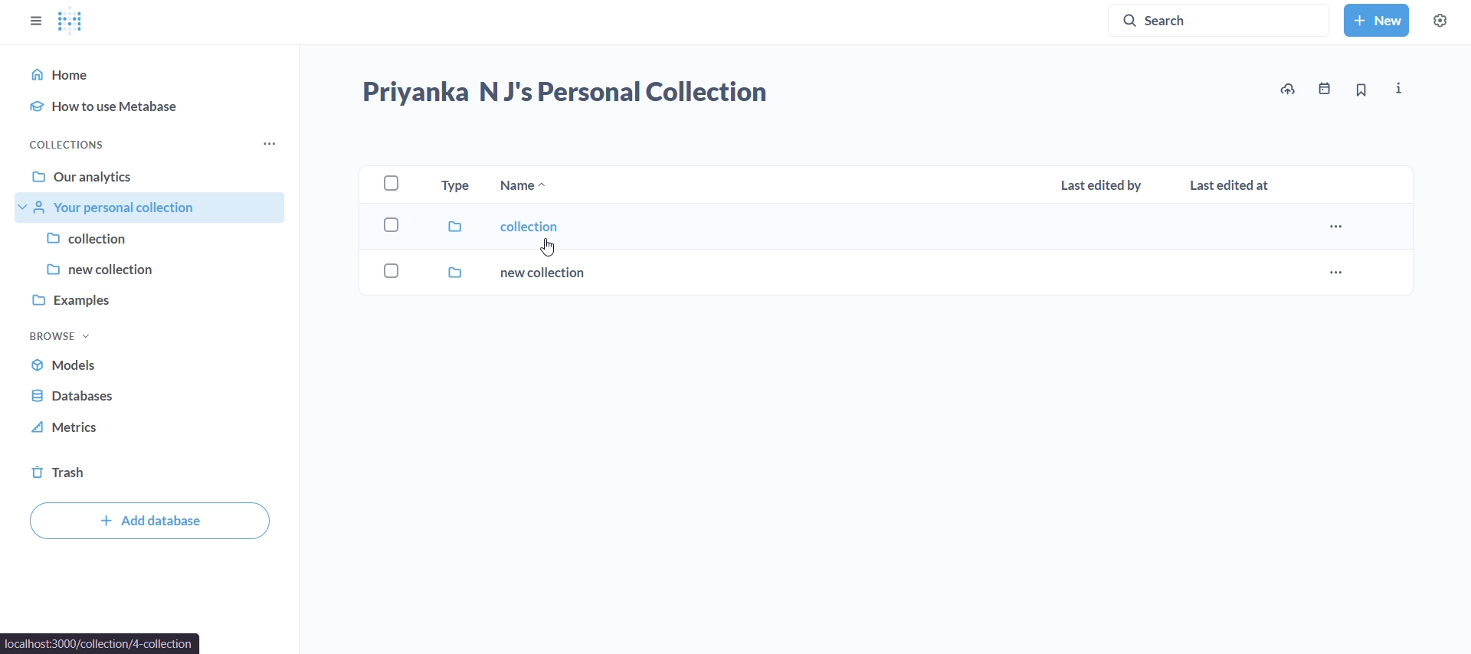  I want to click on new collection, so click(875, 275).